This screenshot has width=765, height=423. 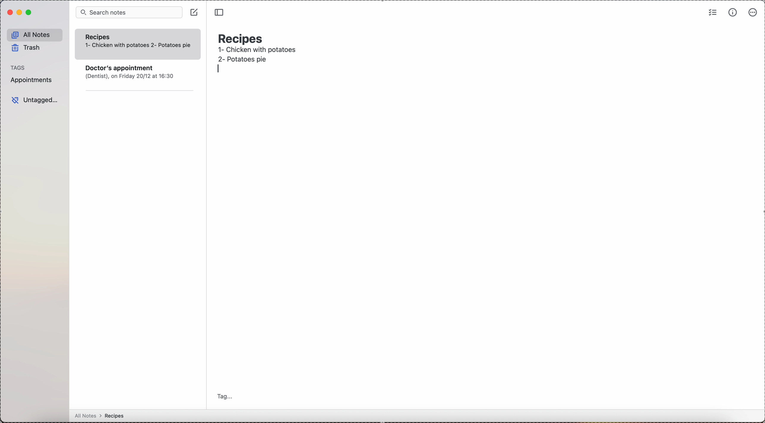 I want to click on note, so click(x=140, y=80).